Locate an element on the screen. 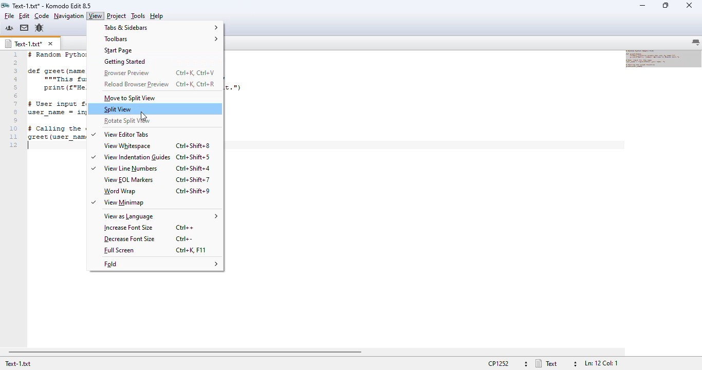 The height and width of the screenshot is (370, 702). minimap is located at coordinates (663, 58).